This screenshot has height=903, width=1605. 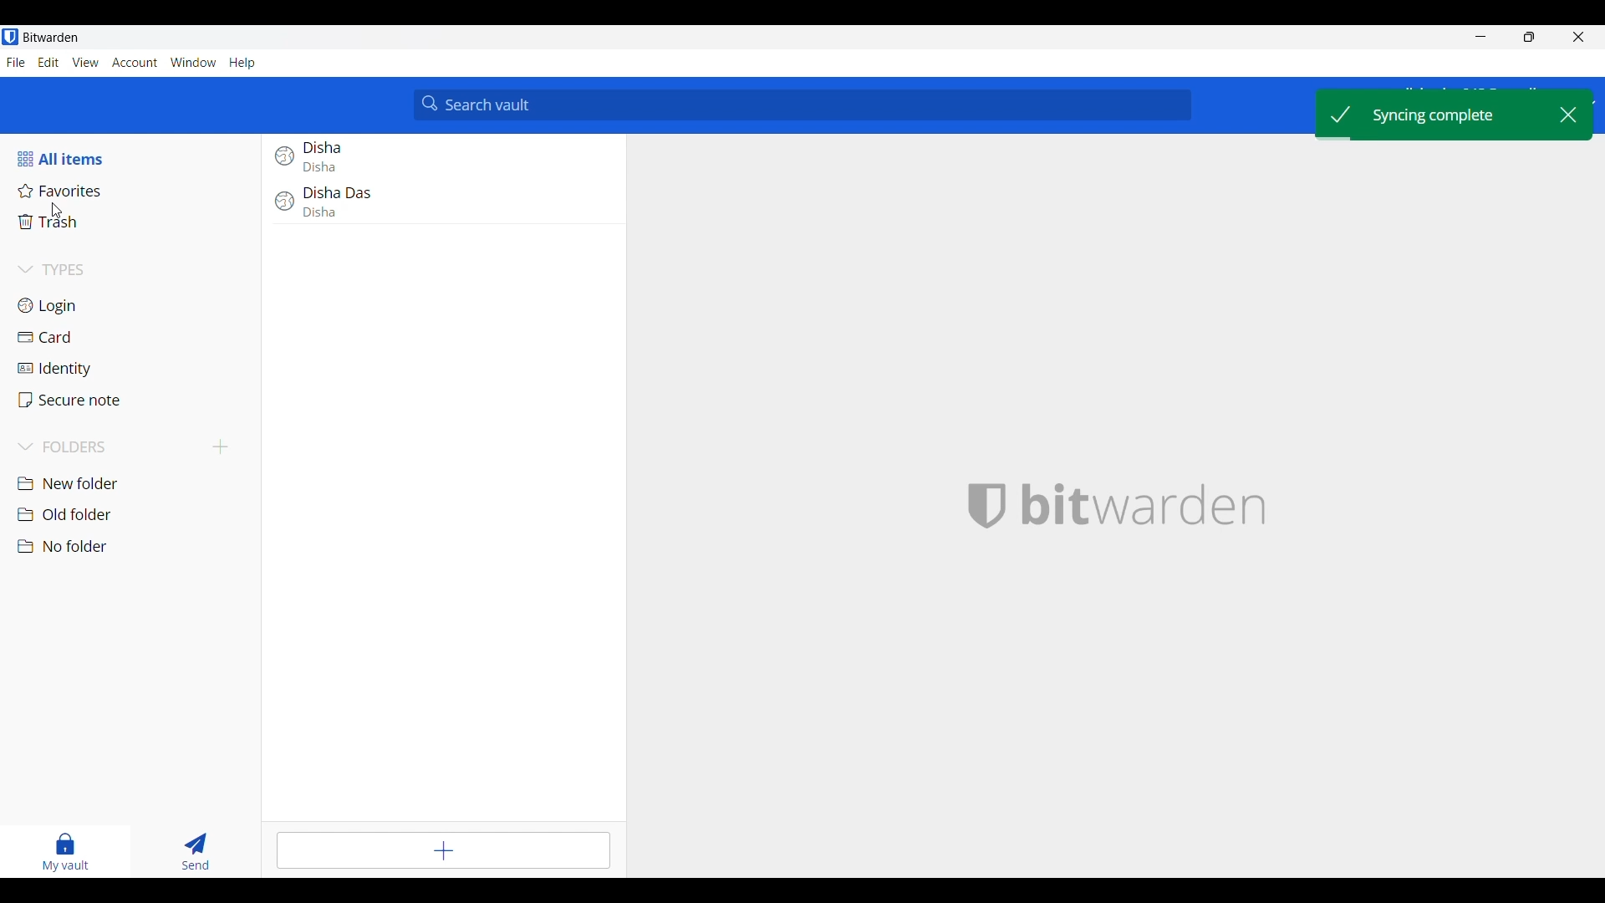 I want to click on Indicates syncing is complete, so click(x=1436, y=114).